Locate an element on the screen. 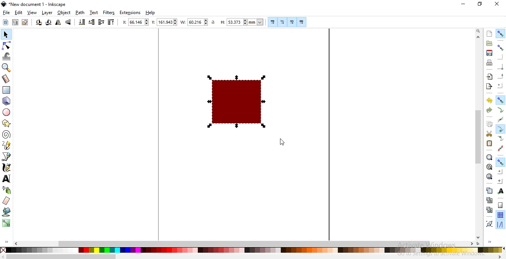 Image resolution: width=506 pixels, height=259 pixels. path is located at coordinates (80, 13).